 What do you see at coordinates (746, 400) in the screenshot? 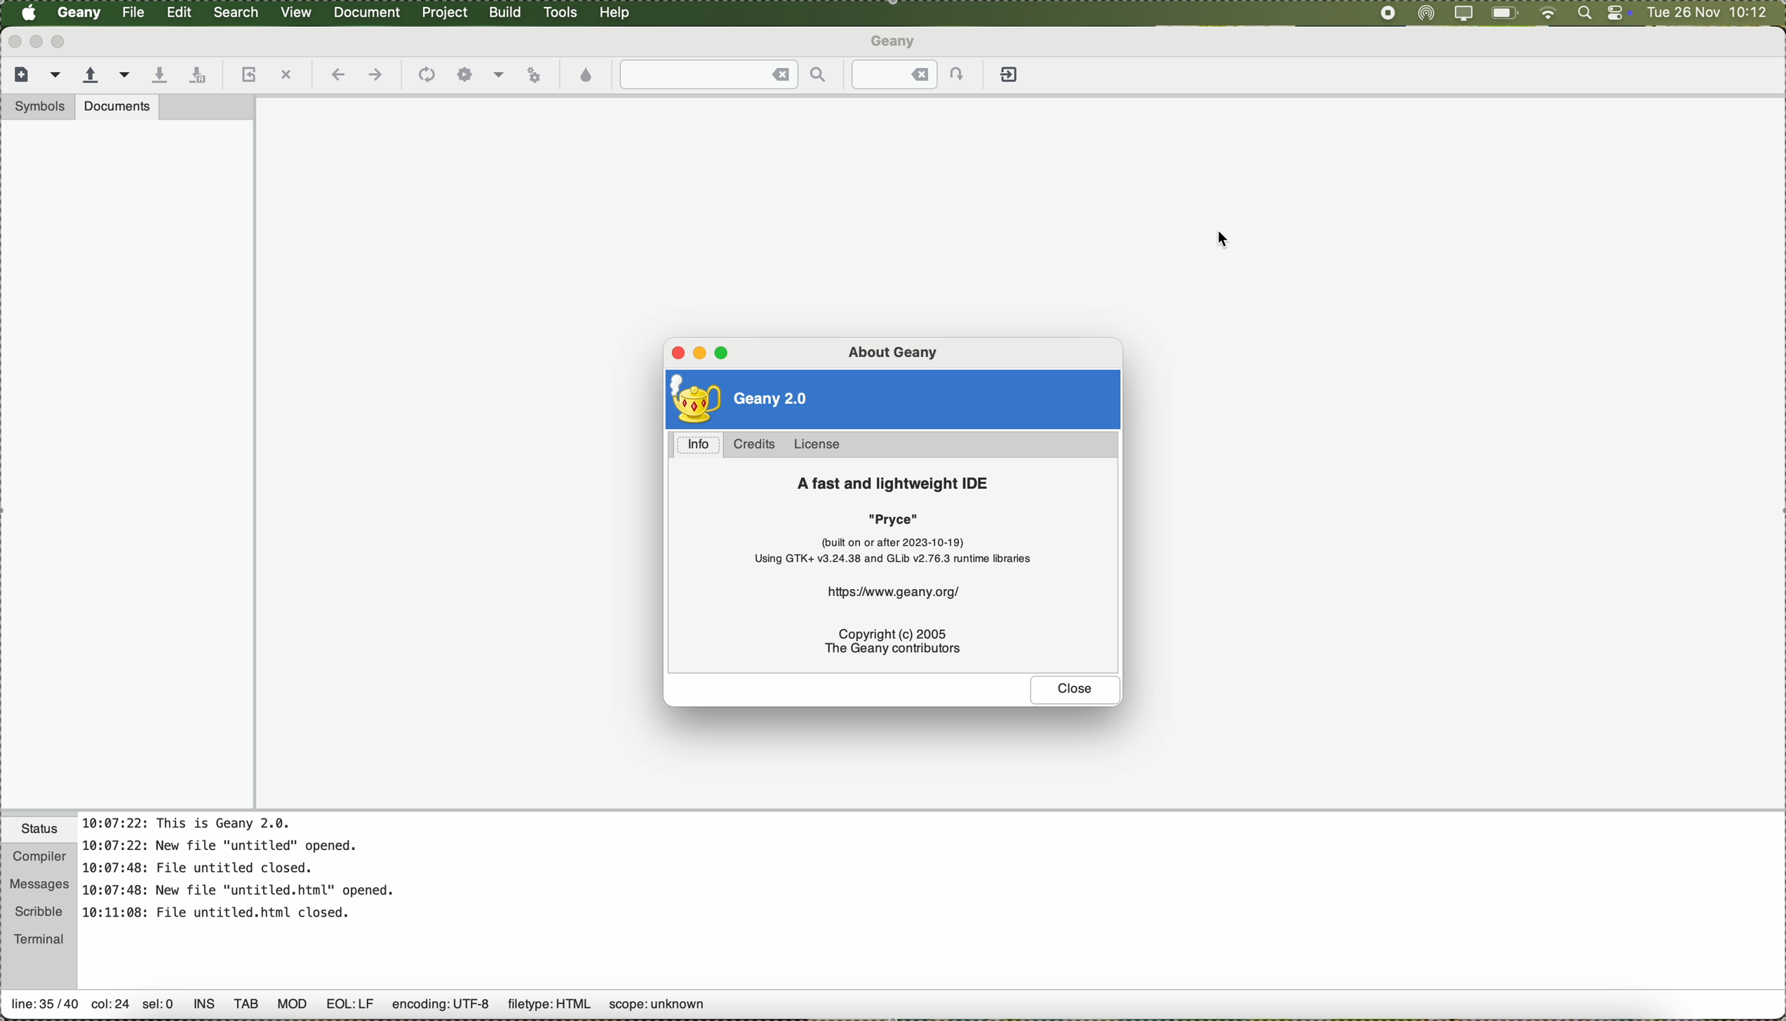
I see `latest version of Geany` at bounding box center [746, 400].